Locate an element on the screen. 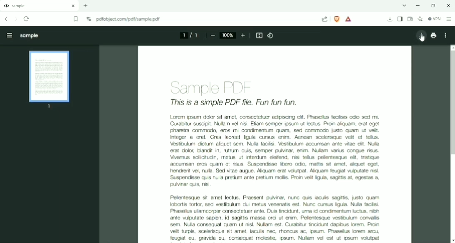 This screenshot has width=455, height=243. Page is located at coordinates (50, 80).